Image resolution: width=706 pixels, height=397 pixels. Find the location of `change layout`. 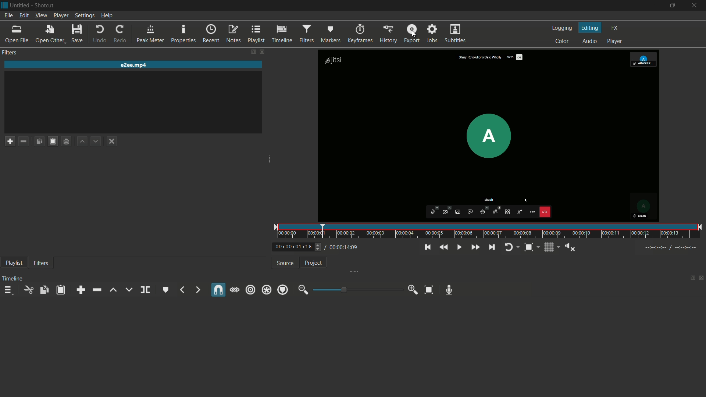

change layout is located at coordinates (690, 280).